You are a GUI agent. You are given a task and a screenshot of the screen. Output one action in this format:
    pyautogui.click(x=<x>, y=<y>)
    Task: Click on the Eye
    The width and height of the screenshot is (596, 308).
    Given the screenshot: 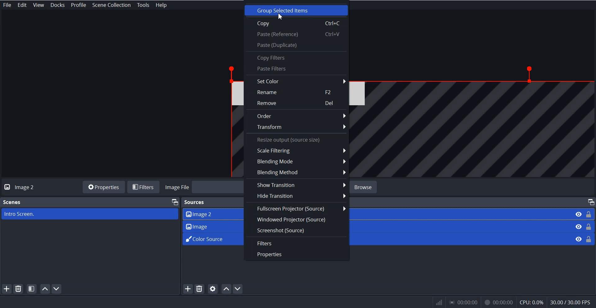 What is the action you would take?
    pyautogui.click(x=578, y=226)
    